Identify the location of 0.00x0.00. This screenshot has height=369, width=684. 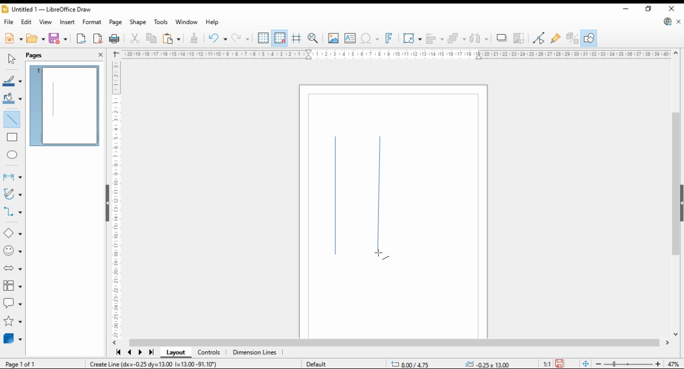
(487, 363).